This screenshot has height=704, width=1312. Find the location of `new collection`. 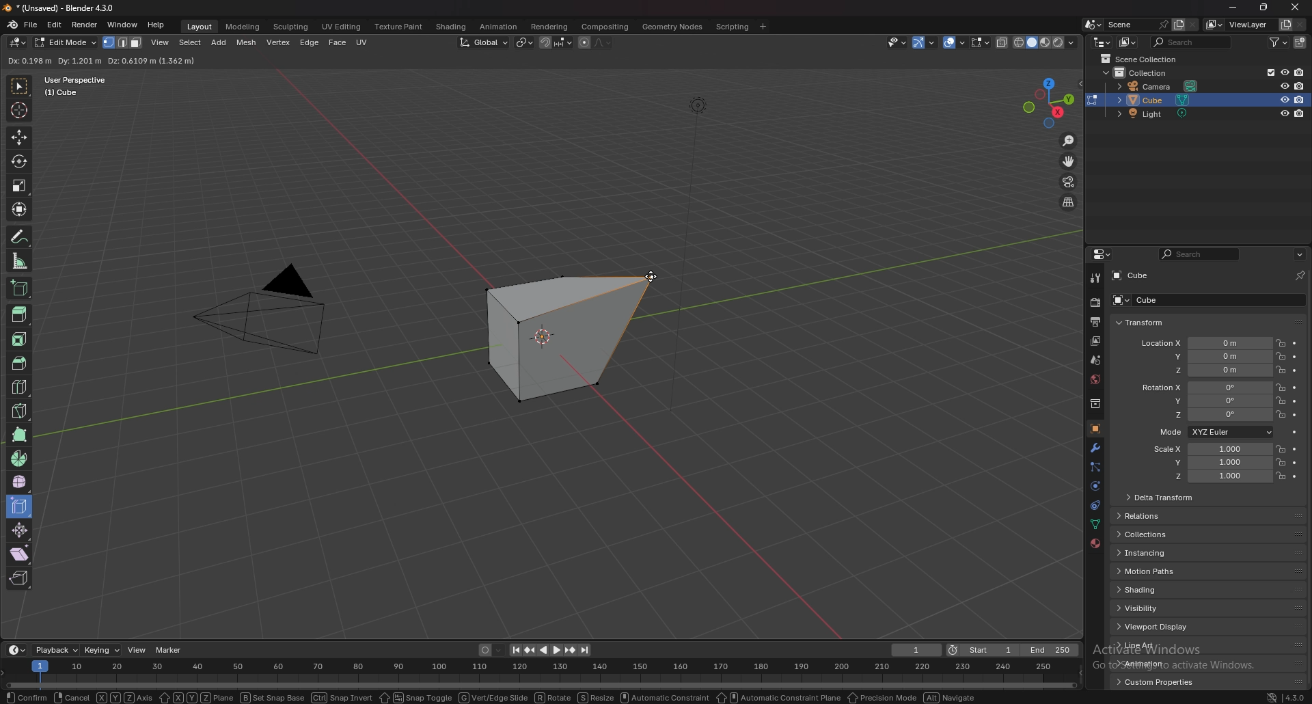

new collection is located at coordinates (1301, 42).